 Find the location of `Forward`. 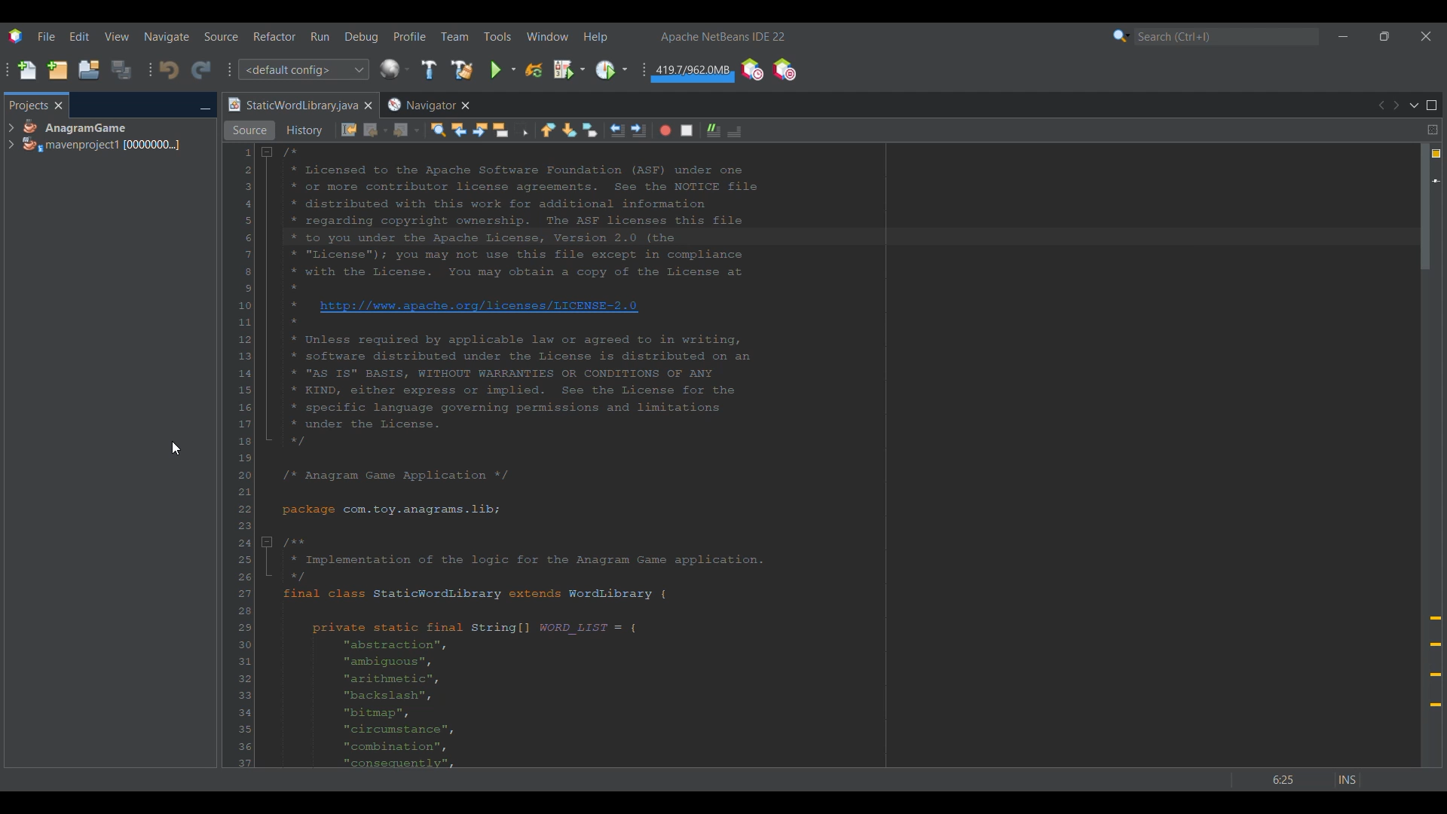

Forward is located at coordinates (406, 130).